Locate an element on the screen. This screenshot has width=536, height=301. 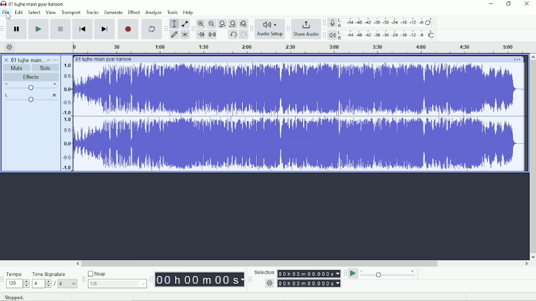
Selection tool is located at coordinates (174, 24).